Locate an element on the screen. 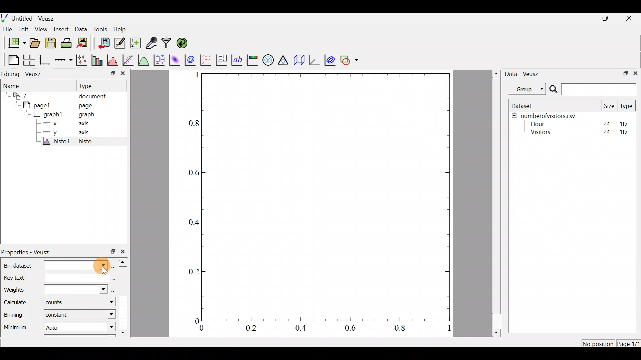 The height and width of the screenshot is (360, 641). Calculate is located at coordinates (16, 303).